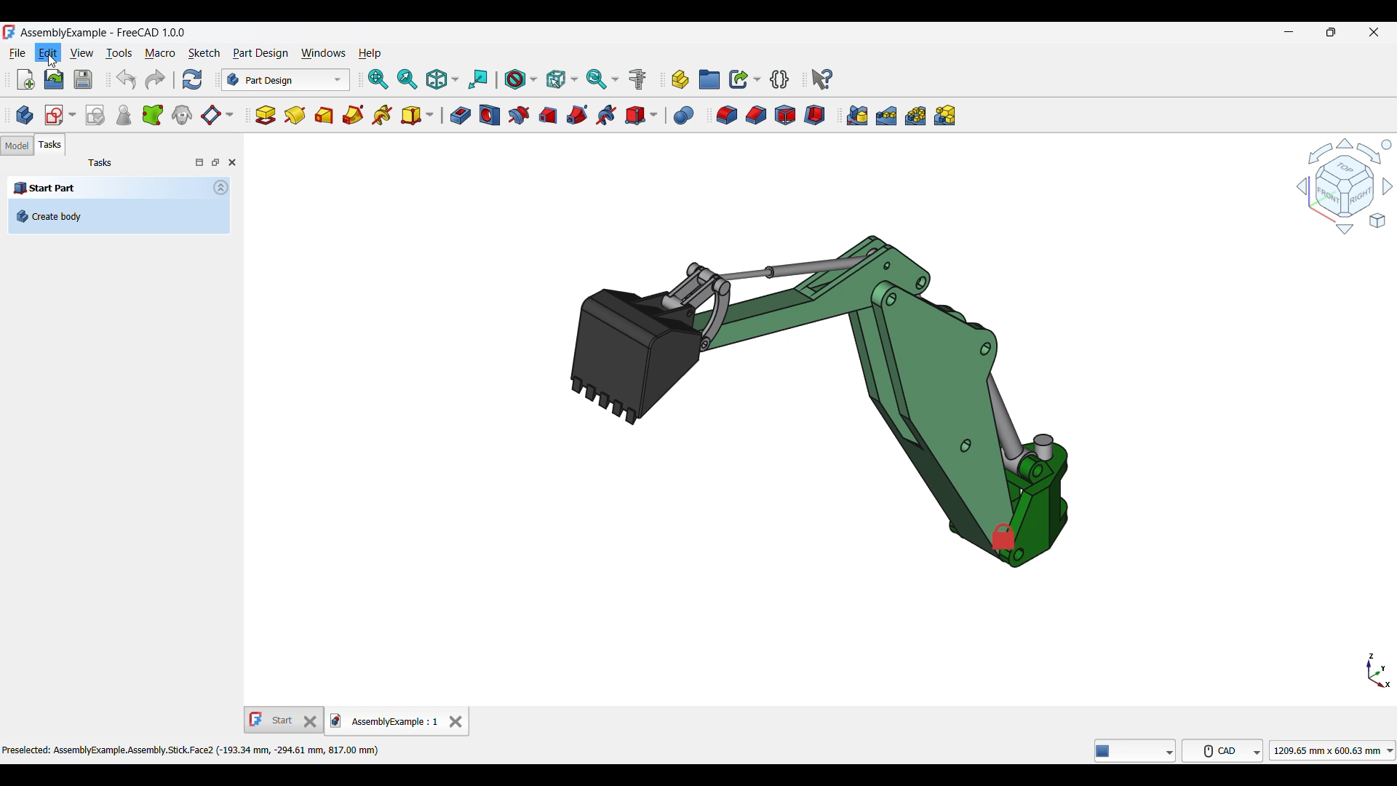 The width and height of the screenshot is (1397, 786). I want to click on Boolean operation, so click(684, 116).